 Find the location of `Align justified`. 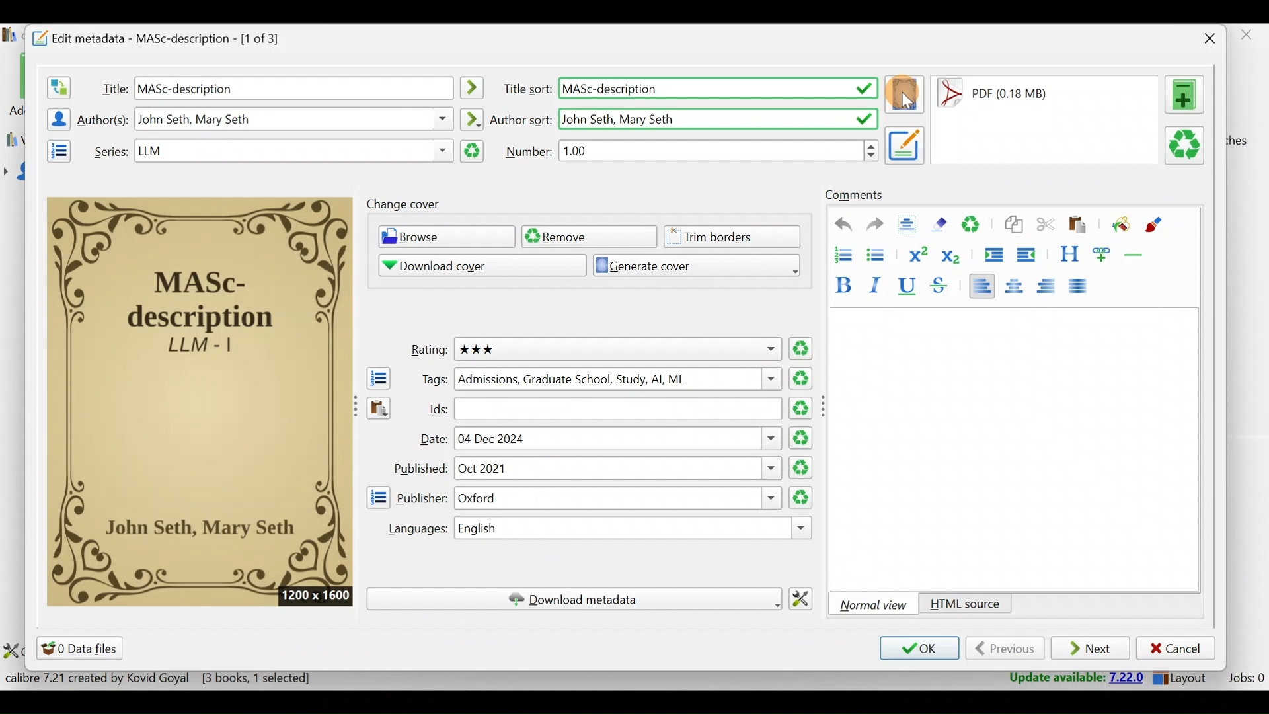

Align justified is located at coordinates (1082, 287).